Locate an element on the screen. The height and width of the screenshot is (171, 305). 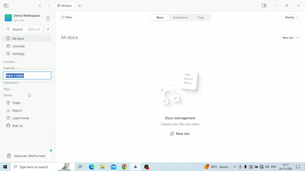
Show hidden icons is located at coordinates (235, 167).